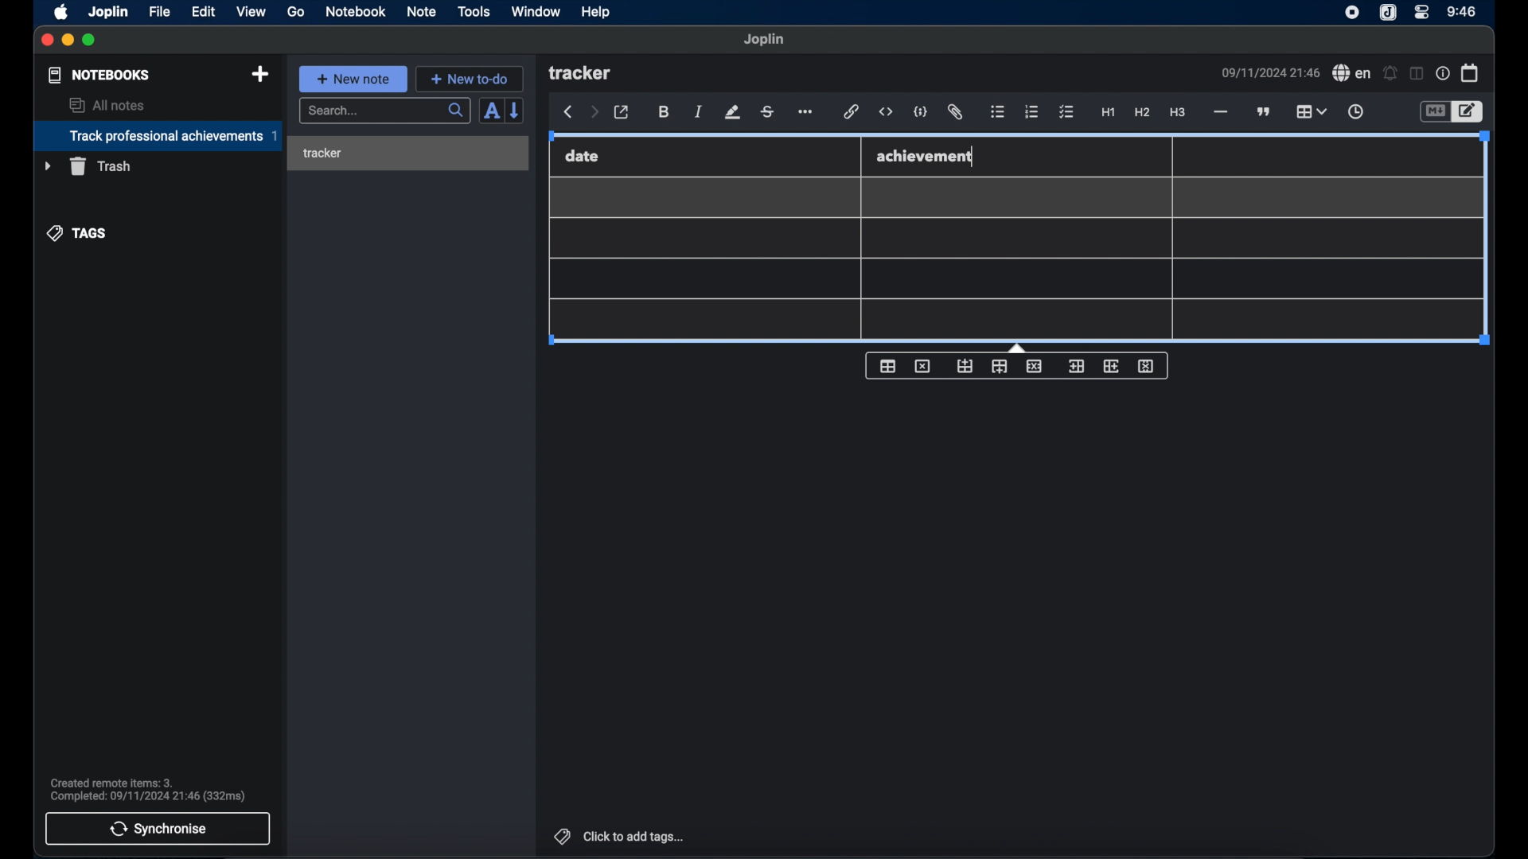  I want to click on new to-do, so click(470, 79).